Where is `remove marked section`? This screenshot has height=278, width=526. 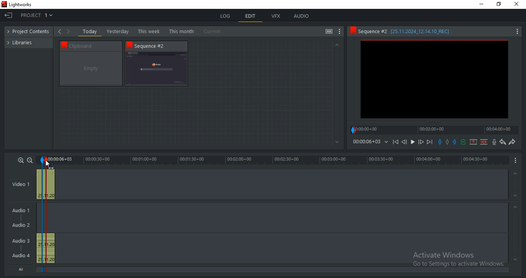 remove marked section is located at coordinates (473, 141).